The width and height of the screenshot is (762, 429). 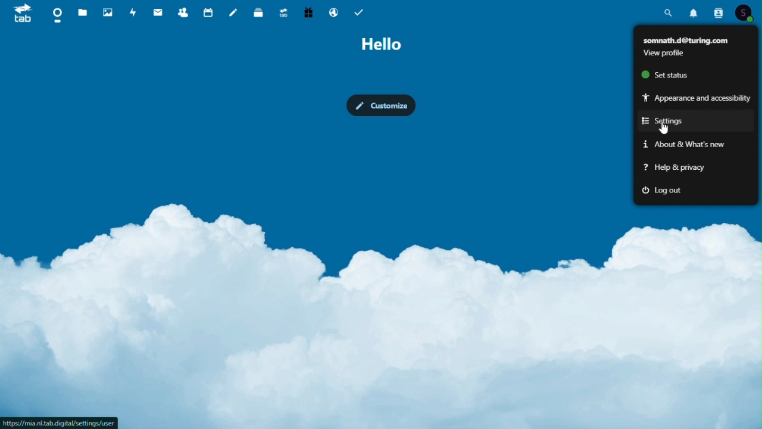 I want to click on Activity, so click(x=133, y=11).